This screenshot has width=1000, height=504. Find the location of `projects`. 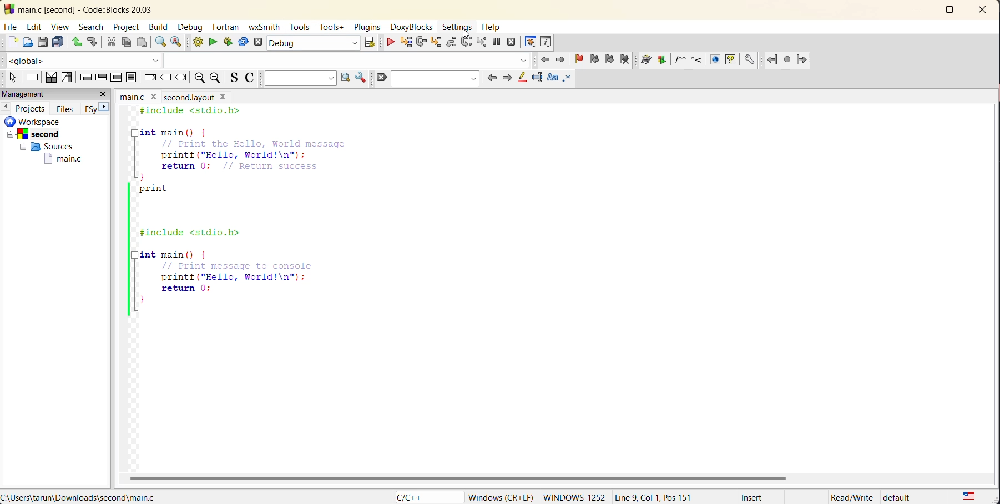

projects is located at coordinates (33, 107).